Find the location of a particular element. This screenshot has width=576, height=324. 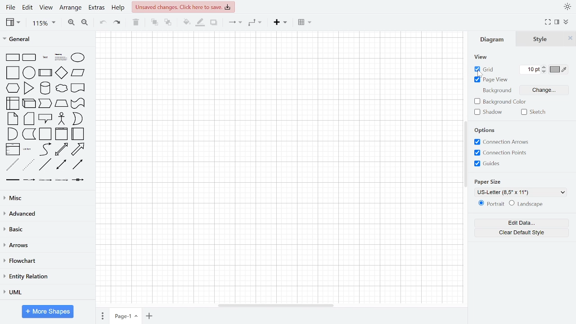

cube is located at coordinates (30, 103).